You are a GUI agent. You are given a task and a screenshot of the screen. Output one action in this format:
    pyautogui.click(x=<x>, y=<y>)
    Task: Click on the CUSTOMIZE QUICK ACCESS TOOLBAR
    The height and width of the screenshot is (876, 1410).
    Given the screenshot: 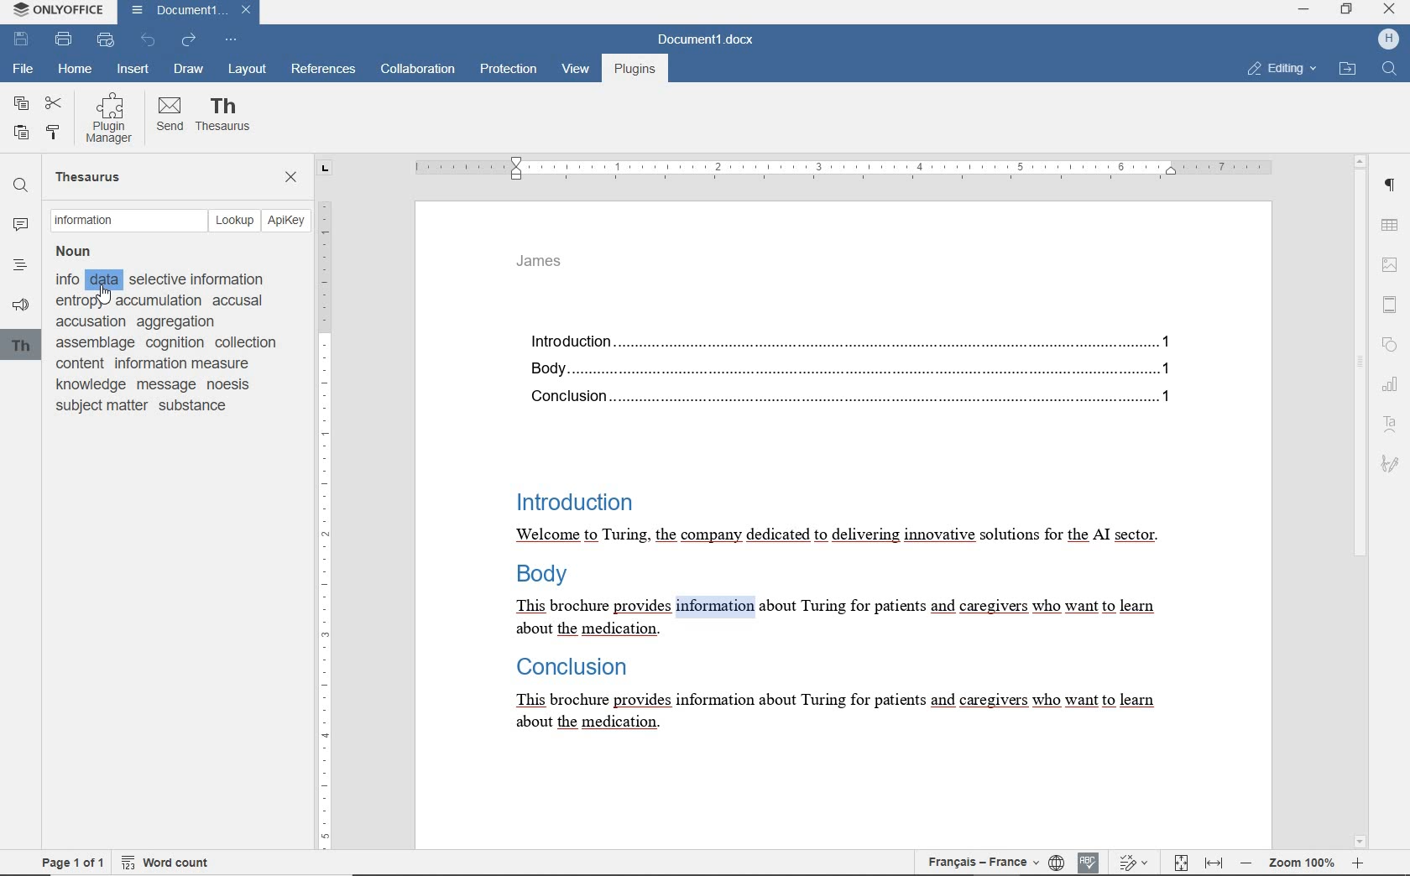 What is the action you would take?
    pyautogui.click(x=232, y=40)
    